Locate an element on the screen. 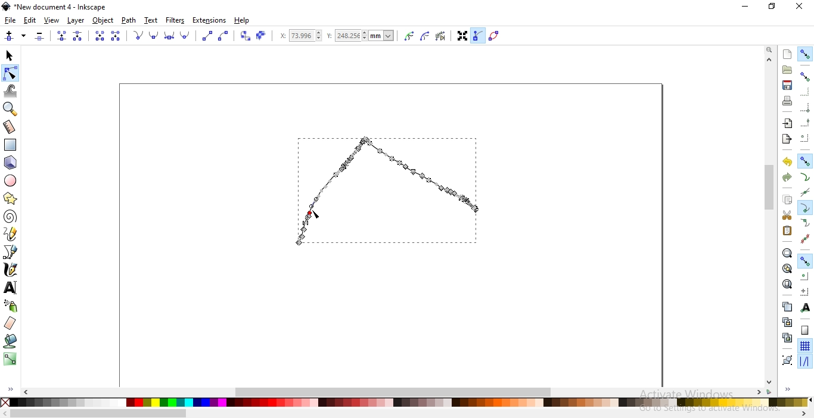 This screenshot has height=418, width=814. convert selected objects strokes to paths is located at coordinates (260, 36).